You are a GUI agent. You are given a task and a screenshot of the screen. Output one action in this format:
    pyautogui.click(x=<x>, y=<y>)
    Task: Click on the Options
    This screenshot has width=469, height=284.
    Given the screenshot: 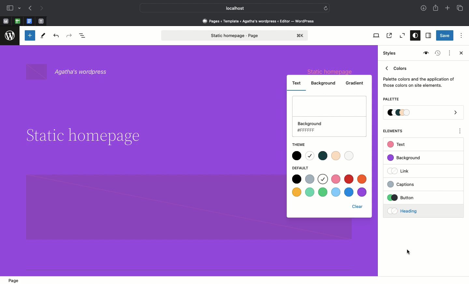 What is the action you would take?
    pyautogui.click(x=461, y=35)
    